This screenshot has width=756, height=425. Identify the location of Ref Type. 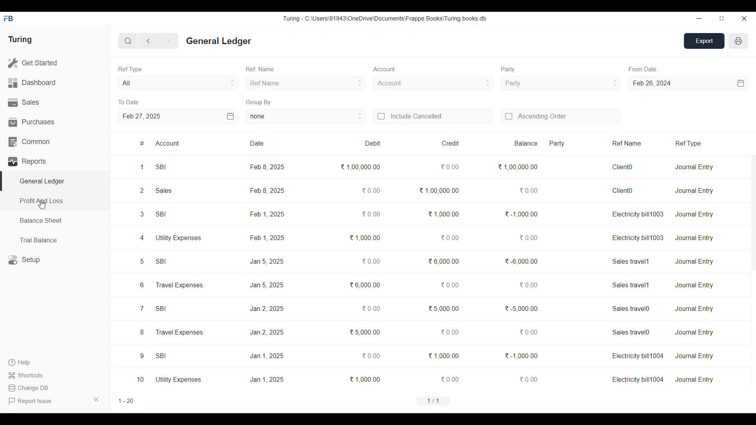
(130, 69).